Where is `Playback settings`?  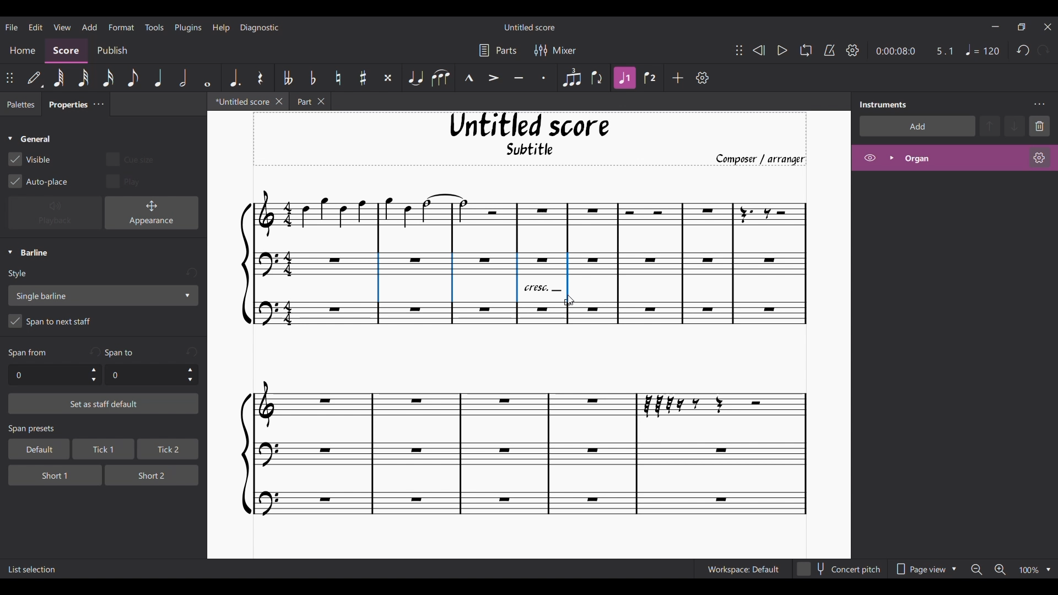
Playback settings is located at coordinates (852, 50).